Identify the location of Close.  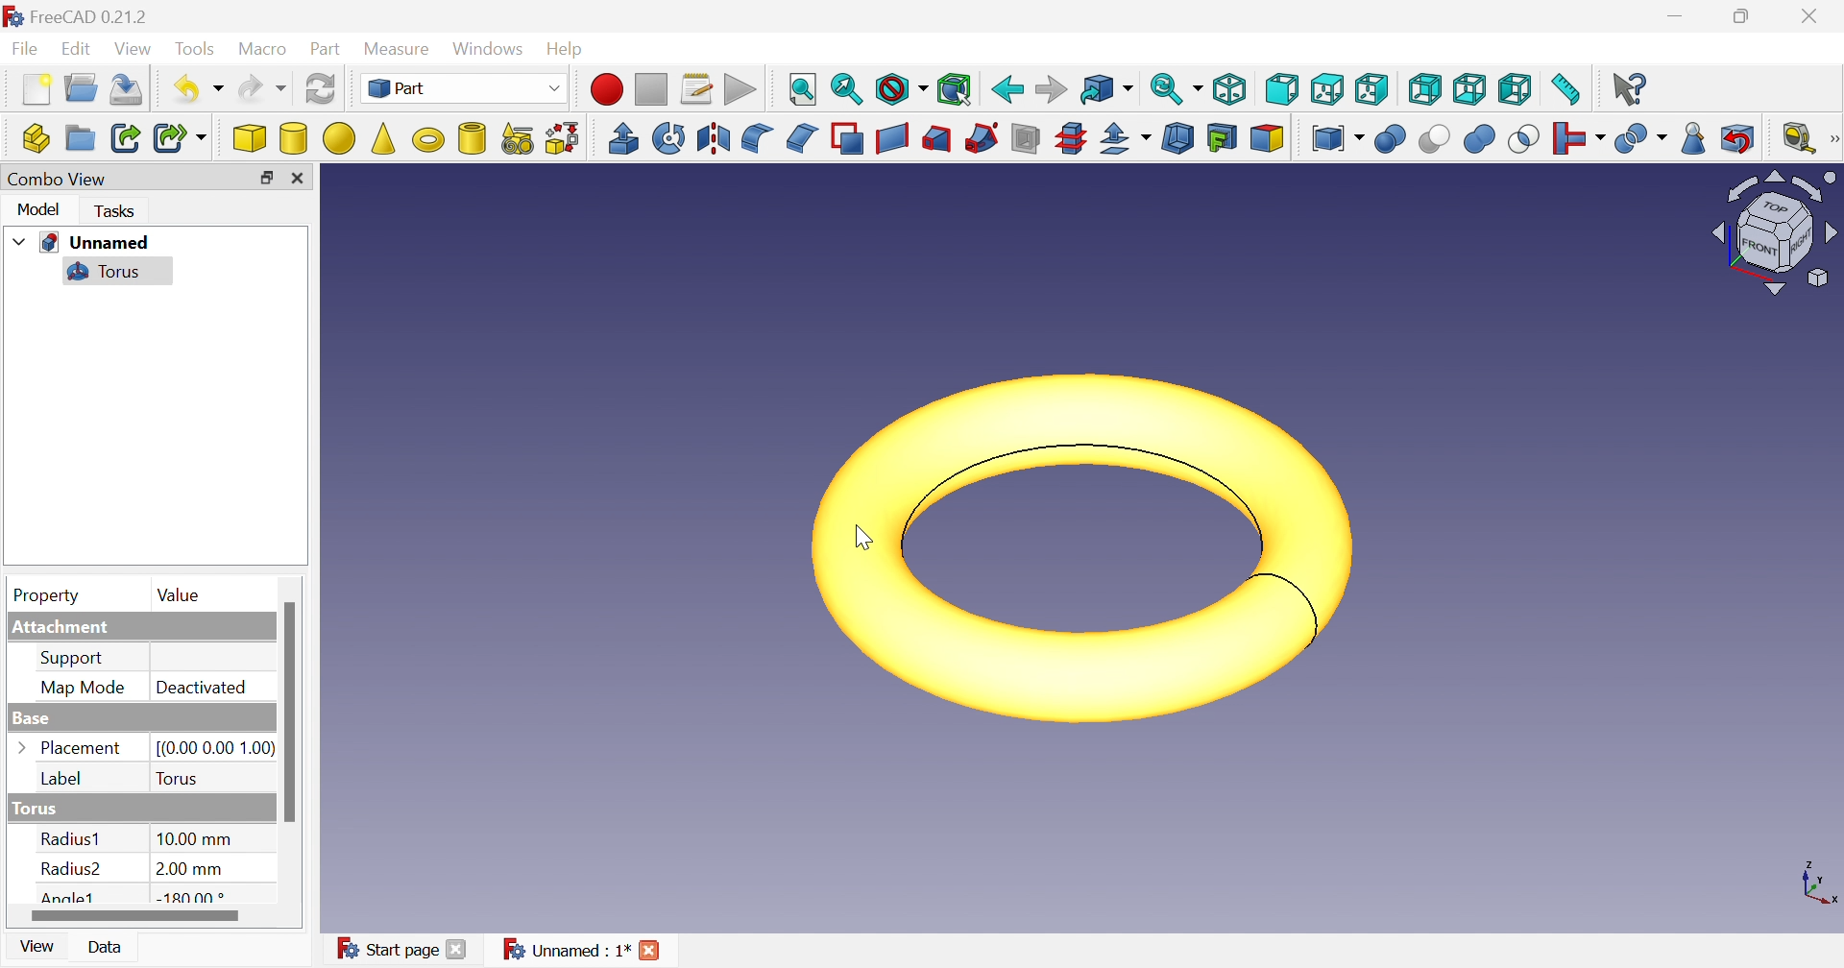
(460, 950).